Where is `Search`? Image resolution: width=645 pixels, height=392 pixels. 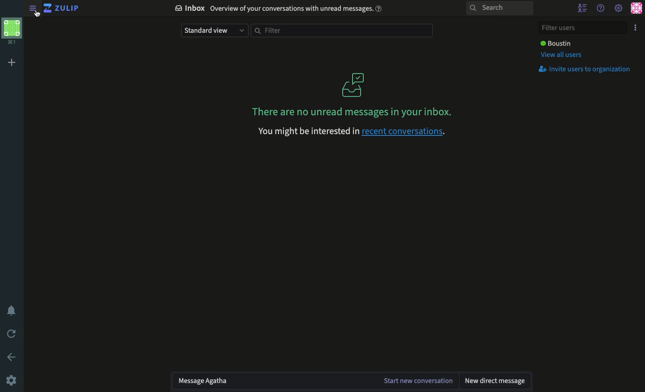
Search is located at coordinates (500, 7).